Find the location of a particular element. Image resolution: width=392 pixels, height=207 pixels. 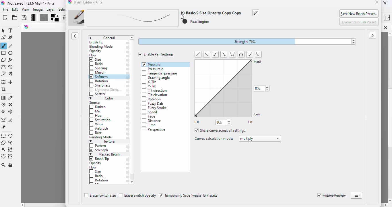

strength is located at coordinates (99, 151).